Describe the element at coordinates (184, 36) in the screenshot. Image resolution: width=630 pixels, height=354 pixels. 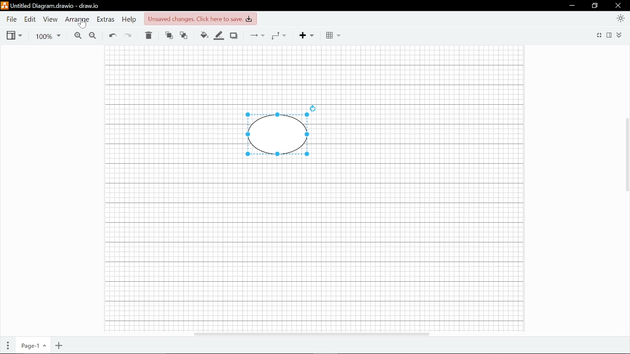
I see `To back` at that location.